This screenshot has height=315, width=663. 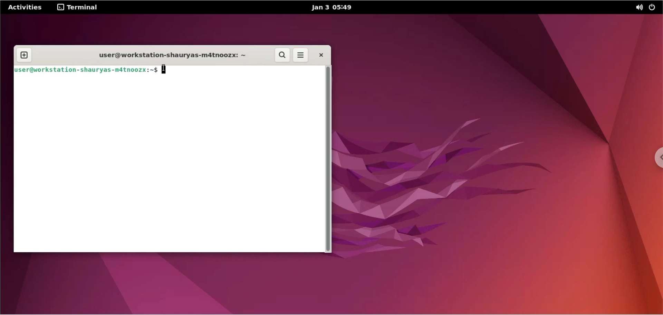 What do you see at coordinates (656, 159) in the screenshot?
I see `chrome options` at bounding box center [656, 159].